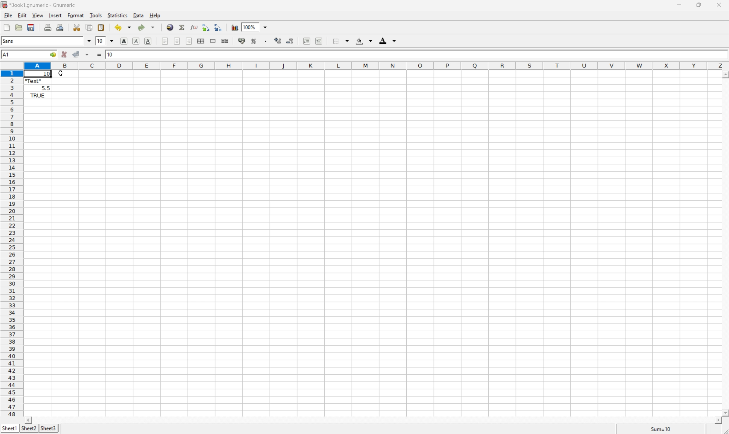 Image resolution: width=729 pixels, height=434 pixels. Describe the element at coordinates (101, 27) in the screenshot. I see `Paste a clipboard` at that location.